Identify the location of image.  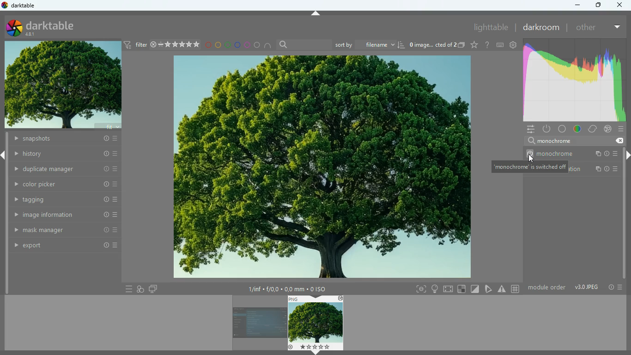
(322, 167).